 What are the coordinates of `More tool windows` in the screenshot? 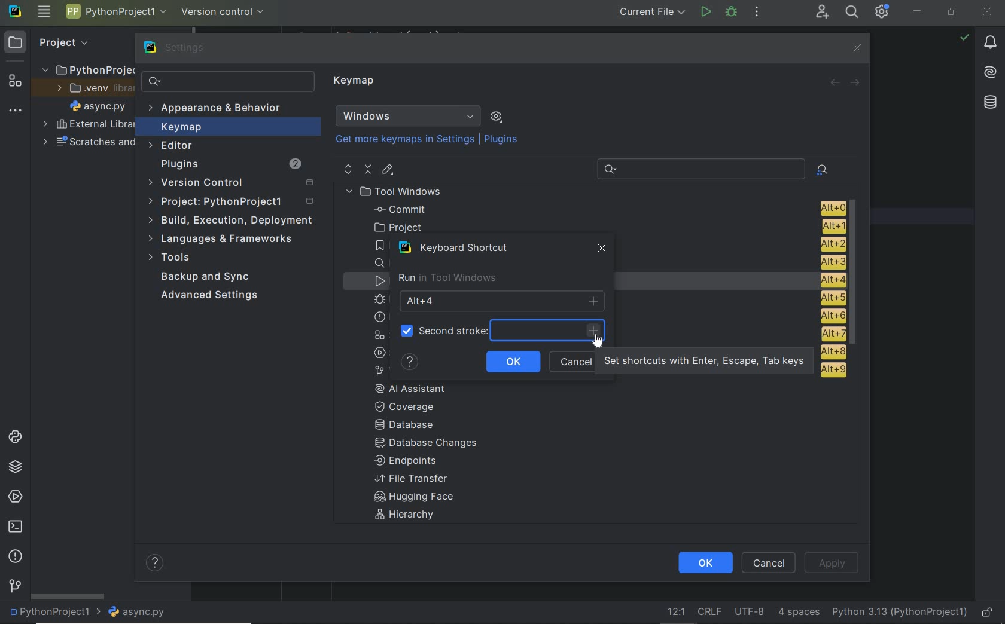 It's located at (16, 108).